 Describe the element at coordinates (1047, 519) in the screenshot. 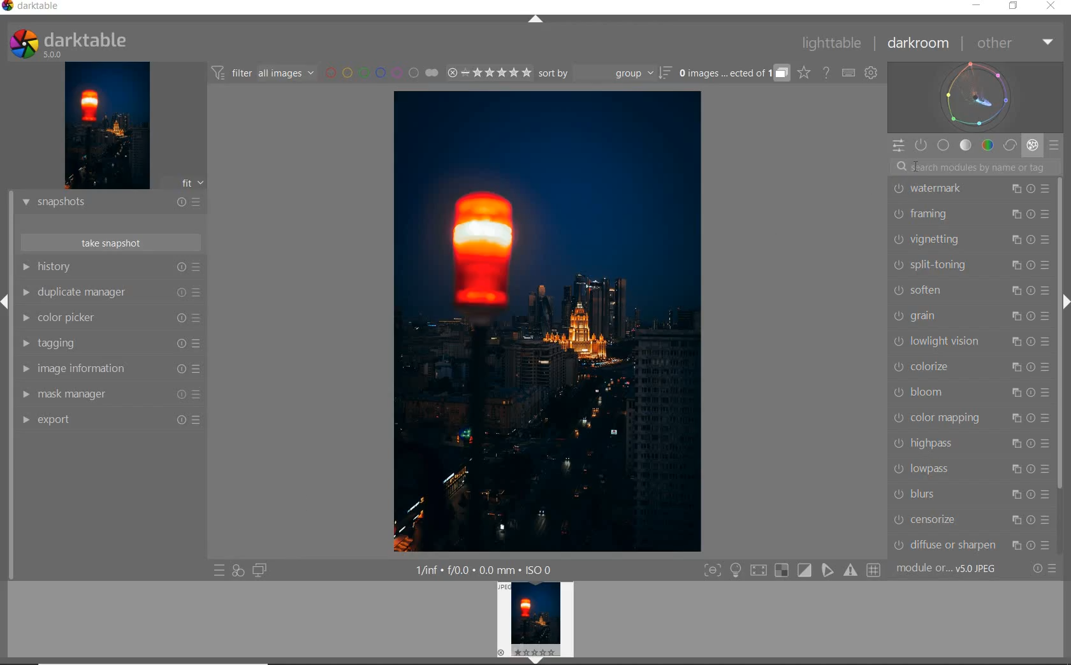

I see `Preset and reset` at that location.